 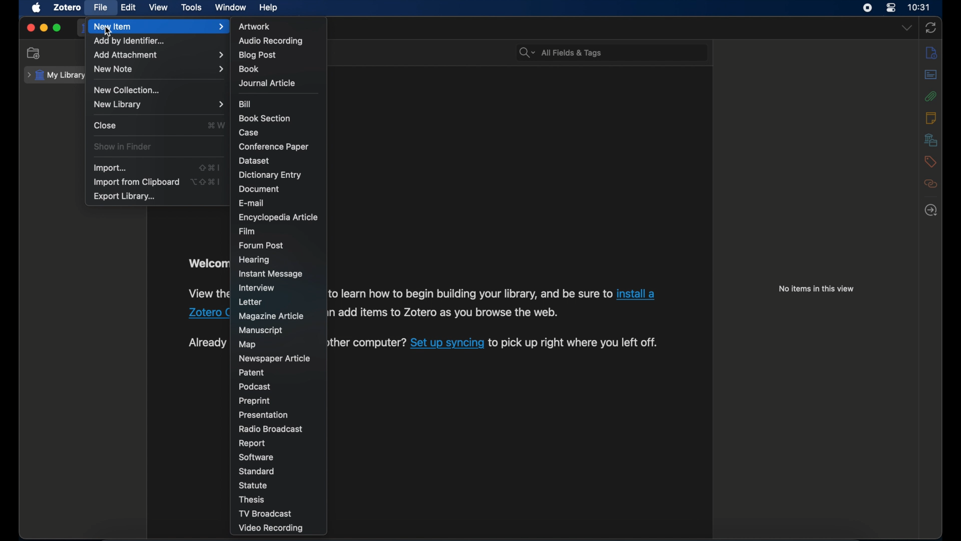 I want to click on export library, so click(x=124, y=196).